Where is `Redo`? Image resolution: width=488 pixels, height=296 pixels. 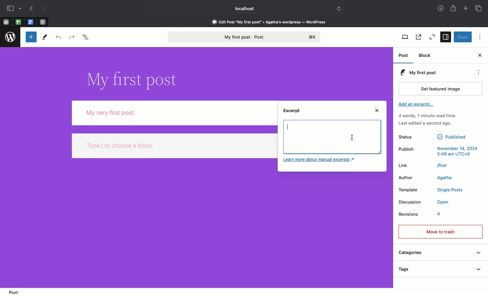 Redo is located at coordinates (72, 37).